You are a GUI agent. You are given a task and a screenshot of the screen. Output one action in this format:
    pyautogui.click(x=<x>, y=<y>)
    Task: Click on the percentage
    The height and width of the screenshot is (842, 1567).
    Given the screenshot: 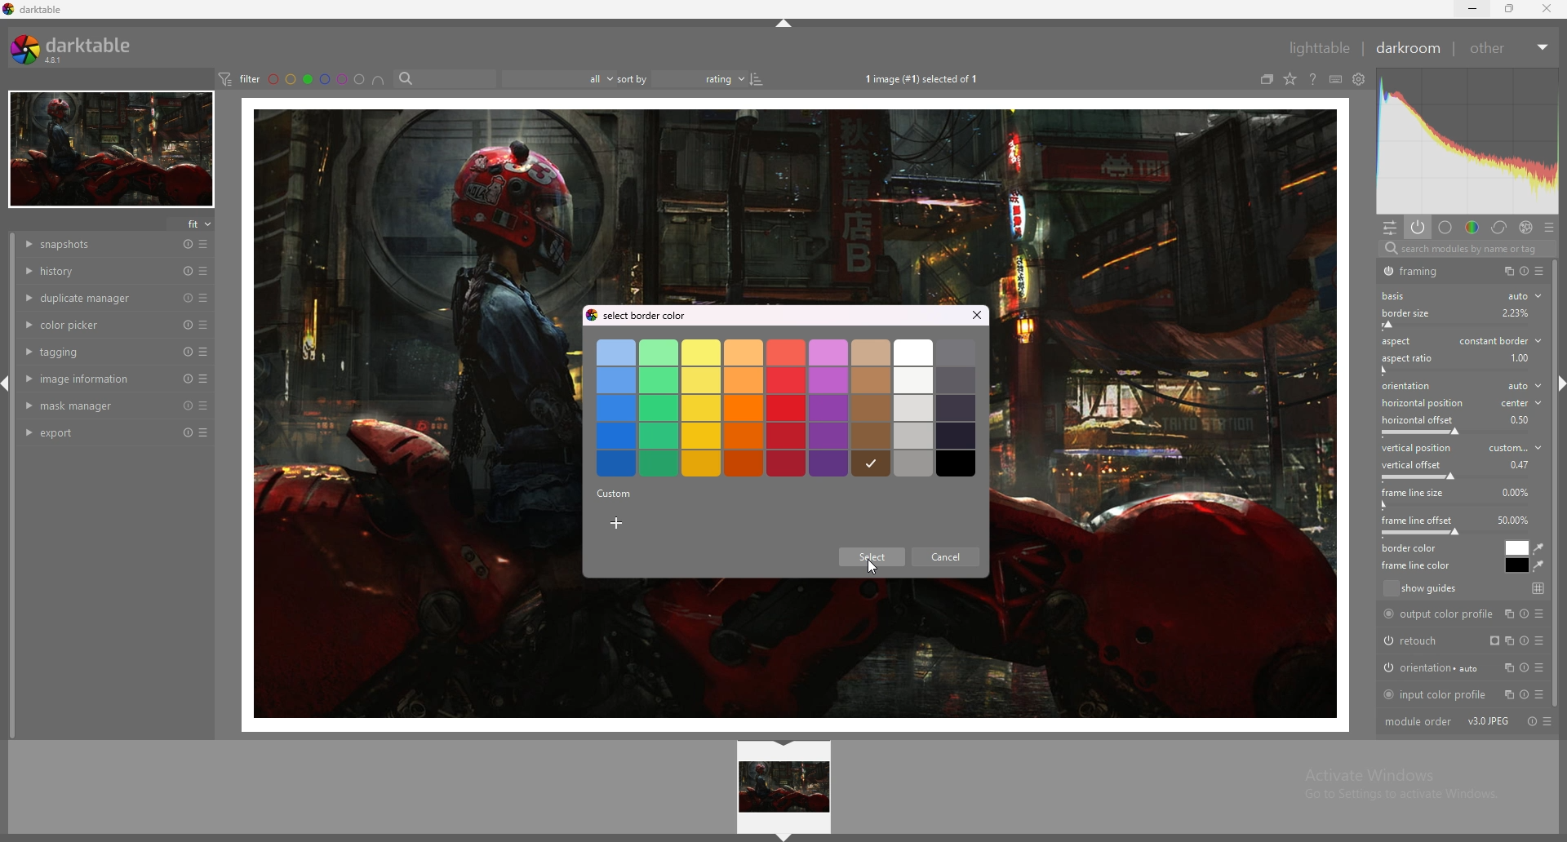 What is the action you would take?
    pyautogui.click(x=1512, y=521)
    